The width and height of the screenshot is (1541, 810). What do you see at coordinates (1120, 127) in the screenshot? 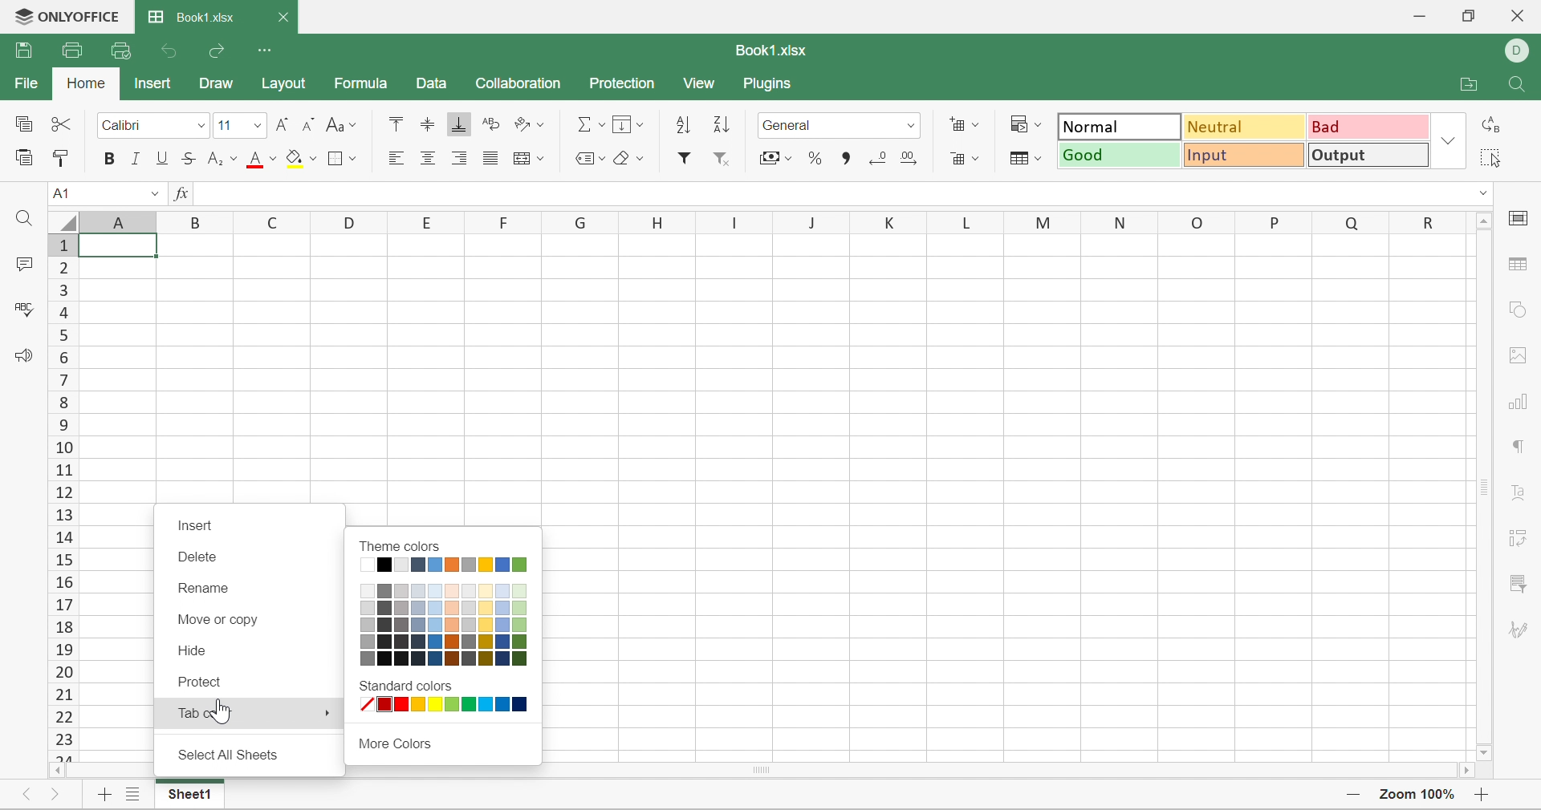
I see `Normal` at bounding box center [1120, 127].